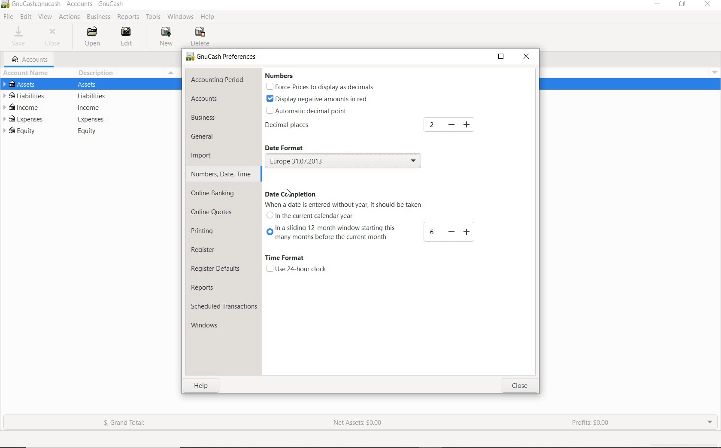 The image size is (721, 448). Describe the element at coordinates (208, 326) in the screenshot. I see `windows` at that location.